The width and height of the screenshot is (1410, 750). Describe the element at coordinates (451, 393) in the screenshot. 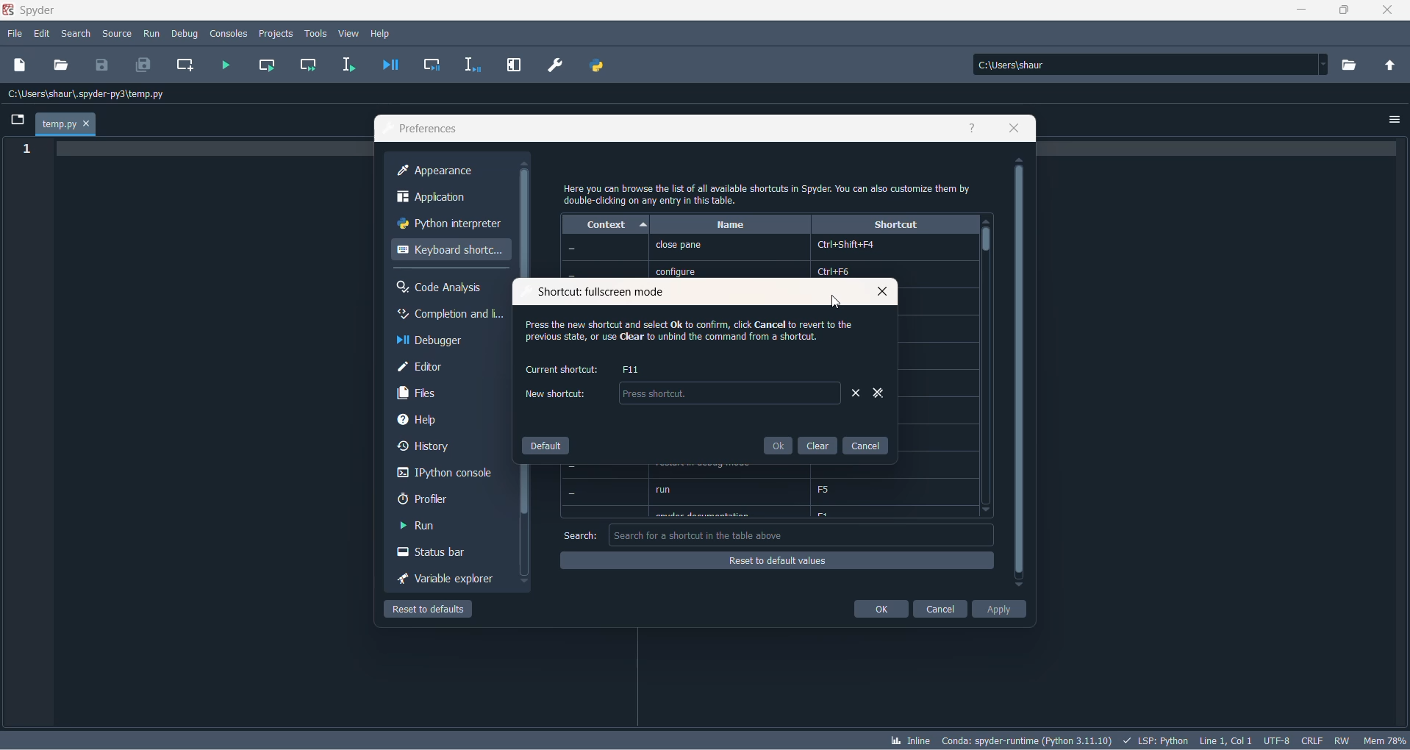

I see `files` at that location.